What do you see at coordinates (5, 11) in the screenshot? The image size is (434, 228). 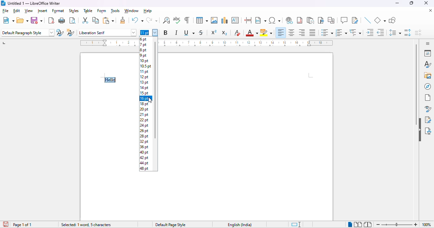 I see `file` at bounding box center [5, 11].